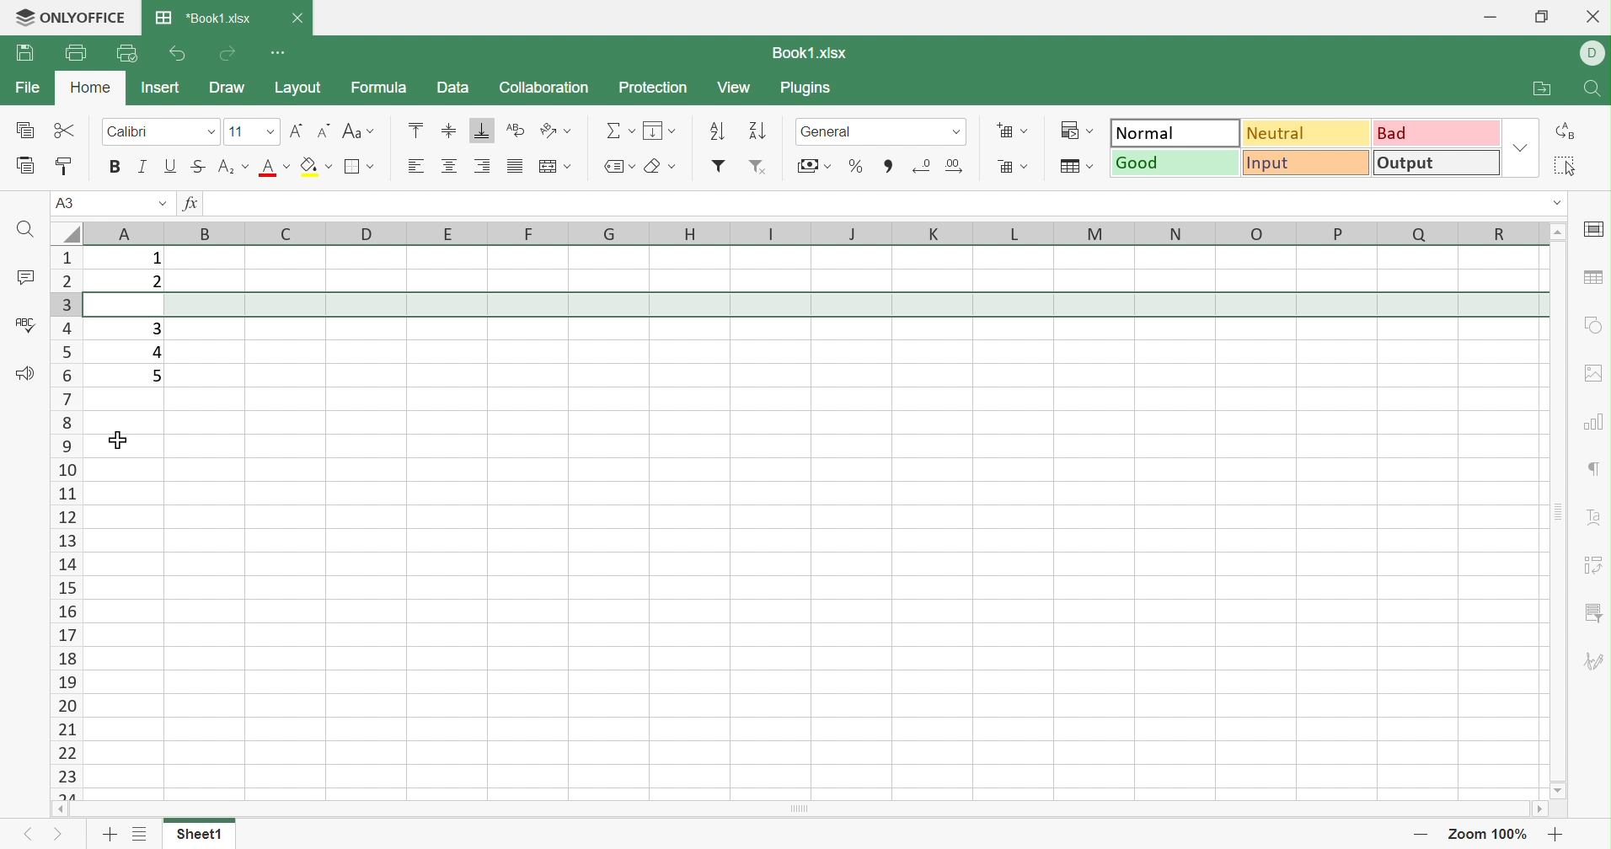  What do you see at coordinates (321, 129) in the screenshot?
I see `Decrement in Font size` at bounding box center [321, 129].